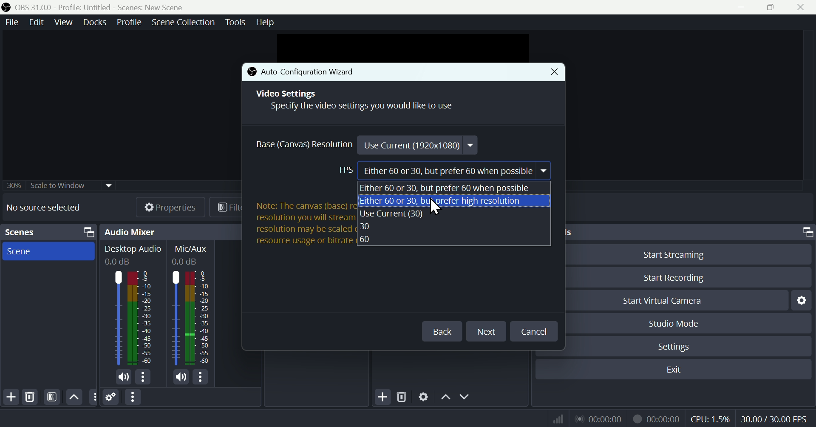 The width and height of the screenshot is (816, 427). Describe the element at coordinates (10, 397) in the screenshot. I see `Add` at that location.